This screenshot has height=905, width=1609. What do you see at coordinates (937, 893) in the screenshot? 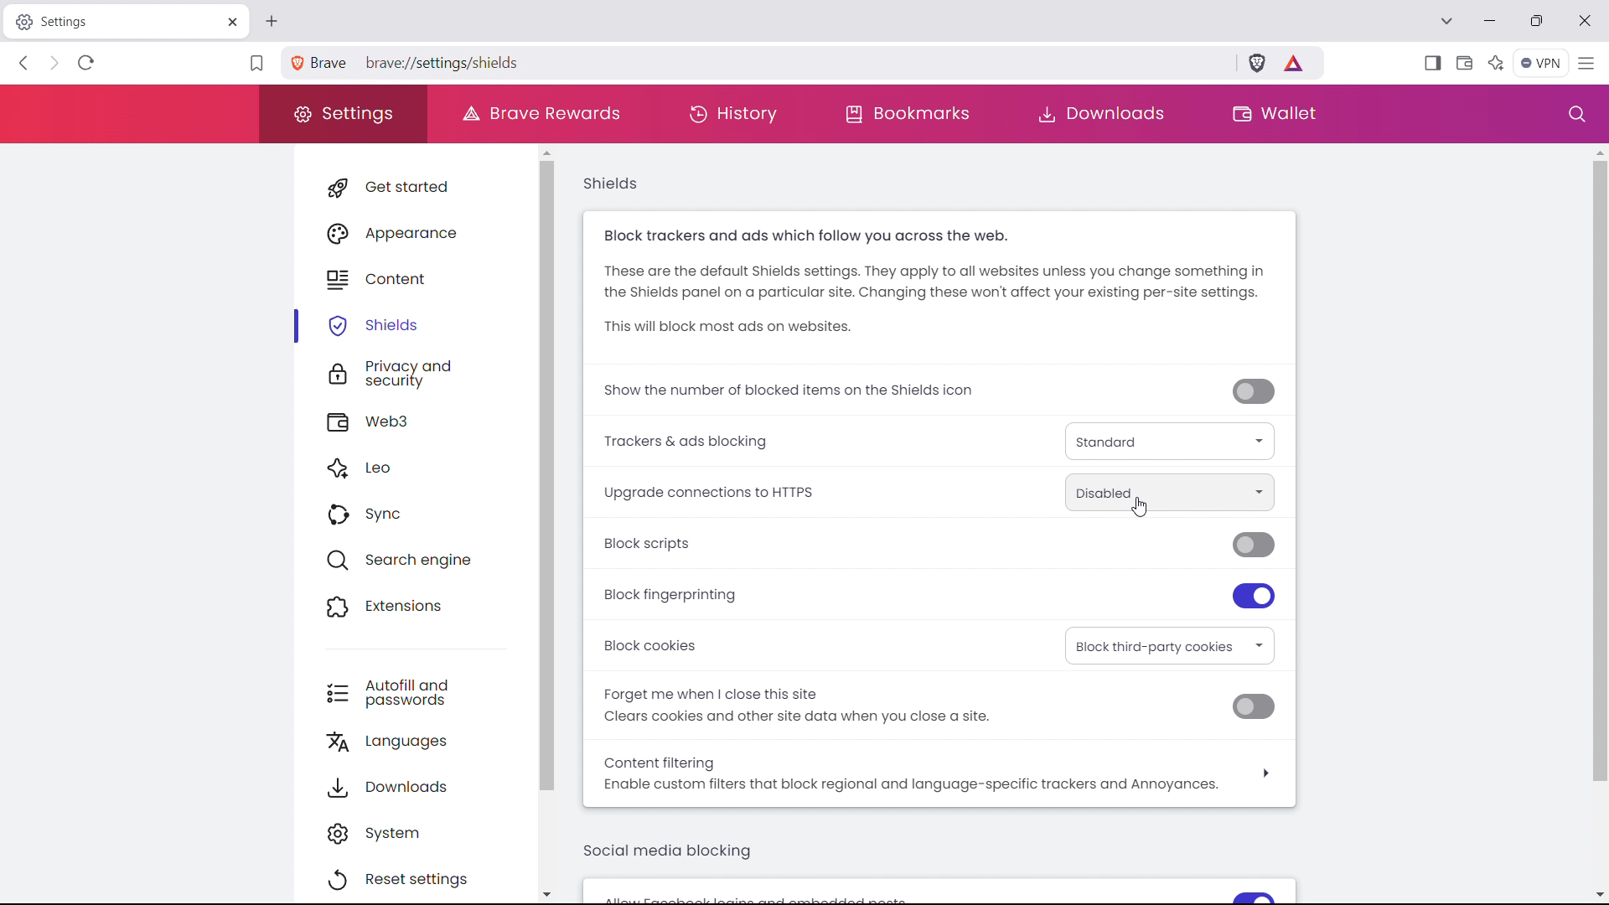
I see `allow feedback` at bounding box center [937, 893].